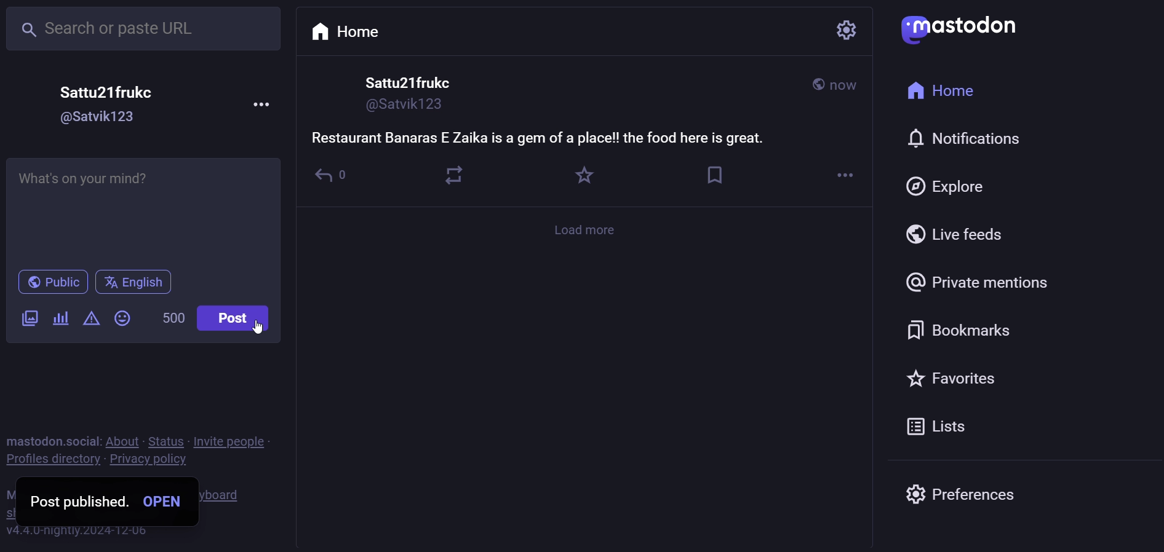  What do you see at coordinates (716, 176) in the screenshot?
I see `bookmark` at bounding box center [716, 176].